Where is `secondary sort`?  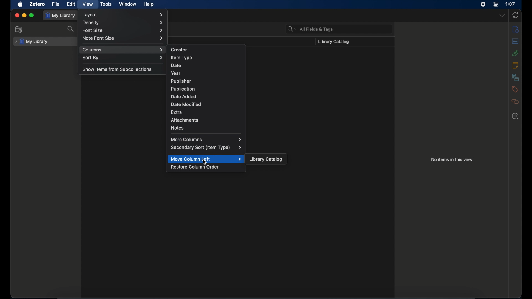
secondary sort is located at coordinates (206, 148).